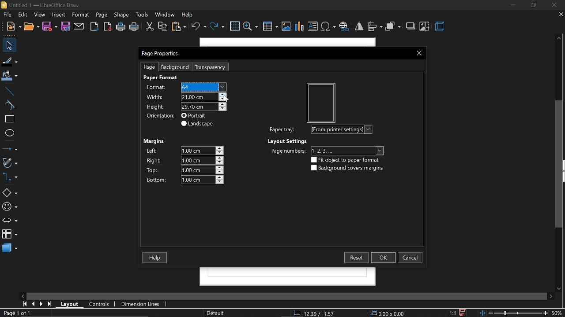 The height and width of the screenshot is (317, 565). I want to click on landscape, so click(197, 124).